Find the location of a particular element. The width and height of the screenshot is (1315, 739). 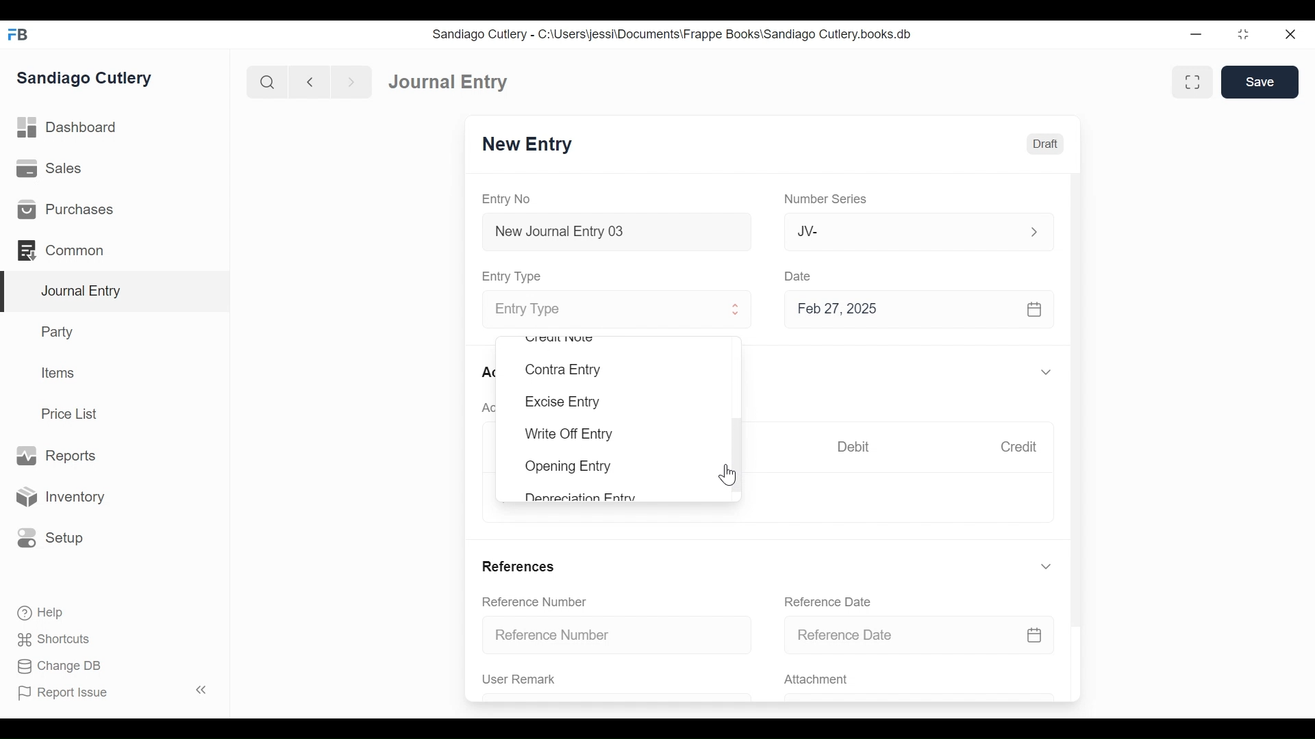

Attachment is located at coordinates (816, 681).